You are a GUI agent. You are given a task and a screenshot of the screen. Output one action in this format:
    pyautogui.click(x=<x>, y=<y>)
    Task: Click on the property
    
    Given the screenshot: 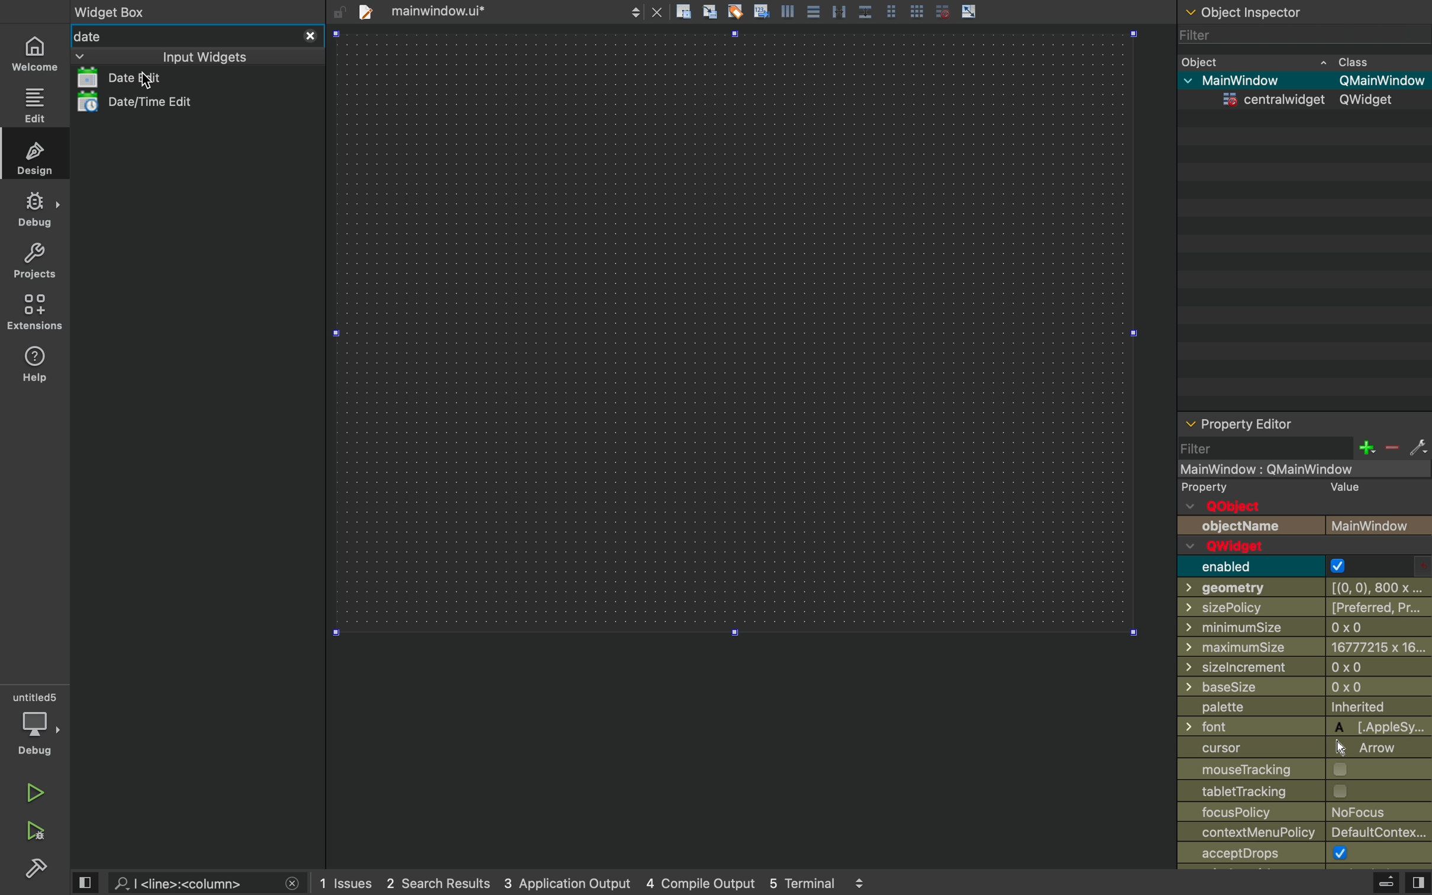 What is the action you would take?
    pyautogui.click(x=1278, y=487)
    